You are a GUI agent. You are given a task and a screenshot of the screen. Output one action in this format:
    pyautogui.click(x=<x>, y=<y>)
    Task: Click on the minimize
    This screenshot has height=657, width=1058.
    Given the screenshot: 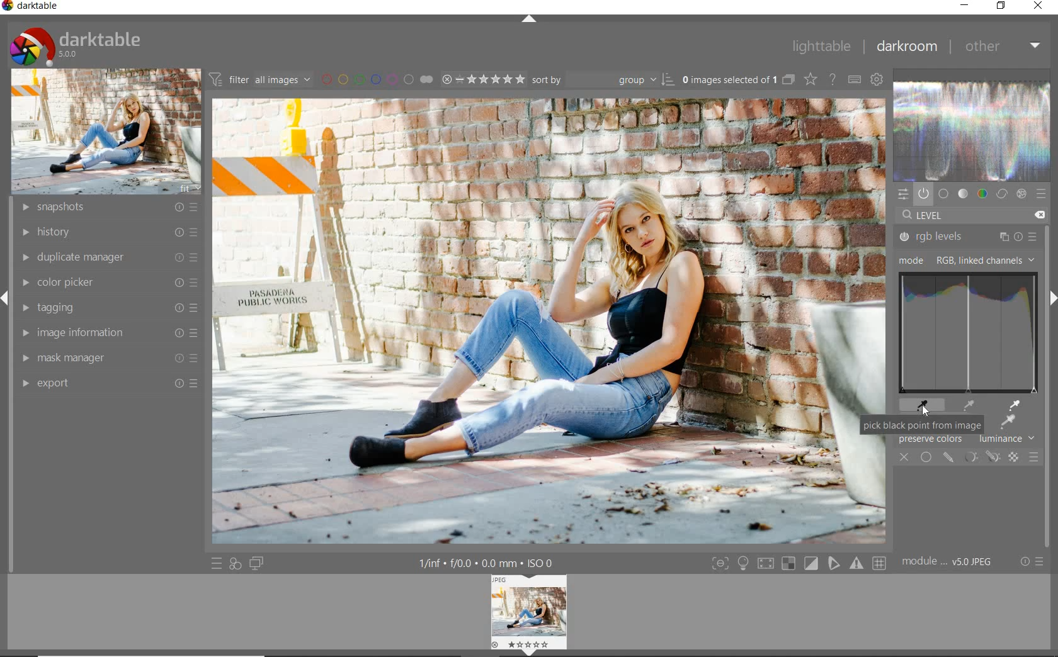 What is the action you would take?
    pyautogui.click(x=965, y=6)
    